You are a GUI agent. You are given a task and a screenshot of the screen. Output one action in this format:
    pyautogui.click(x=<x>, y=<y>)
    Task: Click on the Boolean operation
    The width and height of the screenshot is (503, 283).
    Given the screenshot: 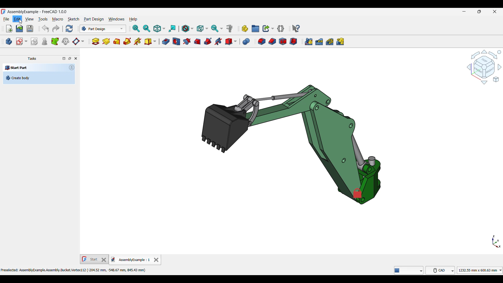 What is the action you would take?
    pyautogui.click(x=246, y=42)
    